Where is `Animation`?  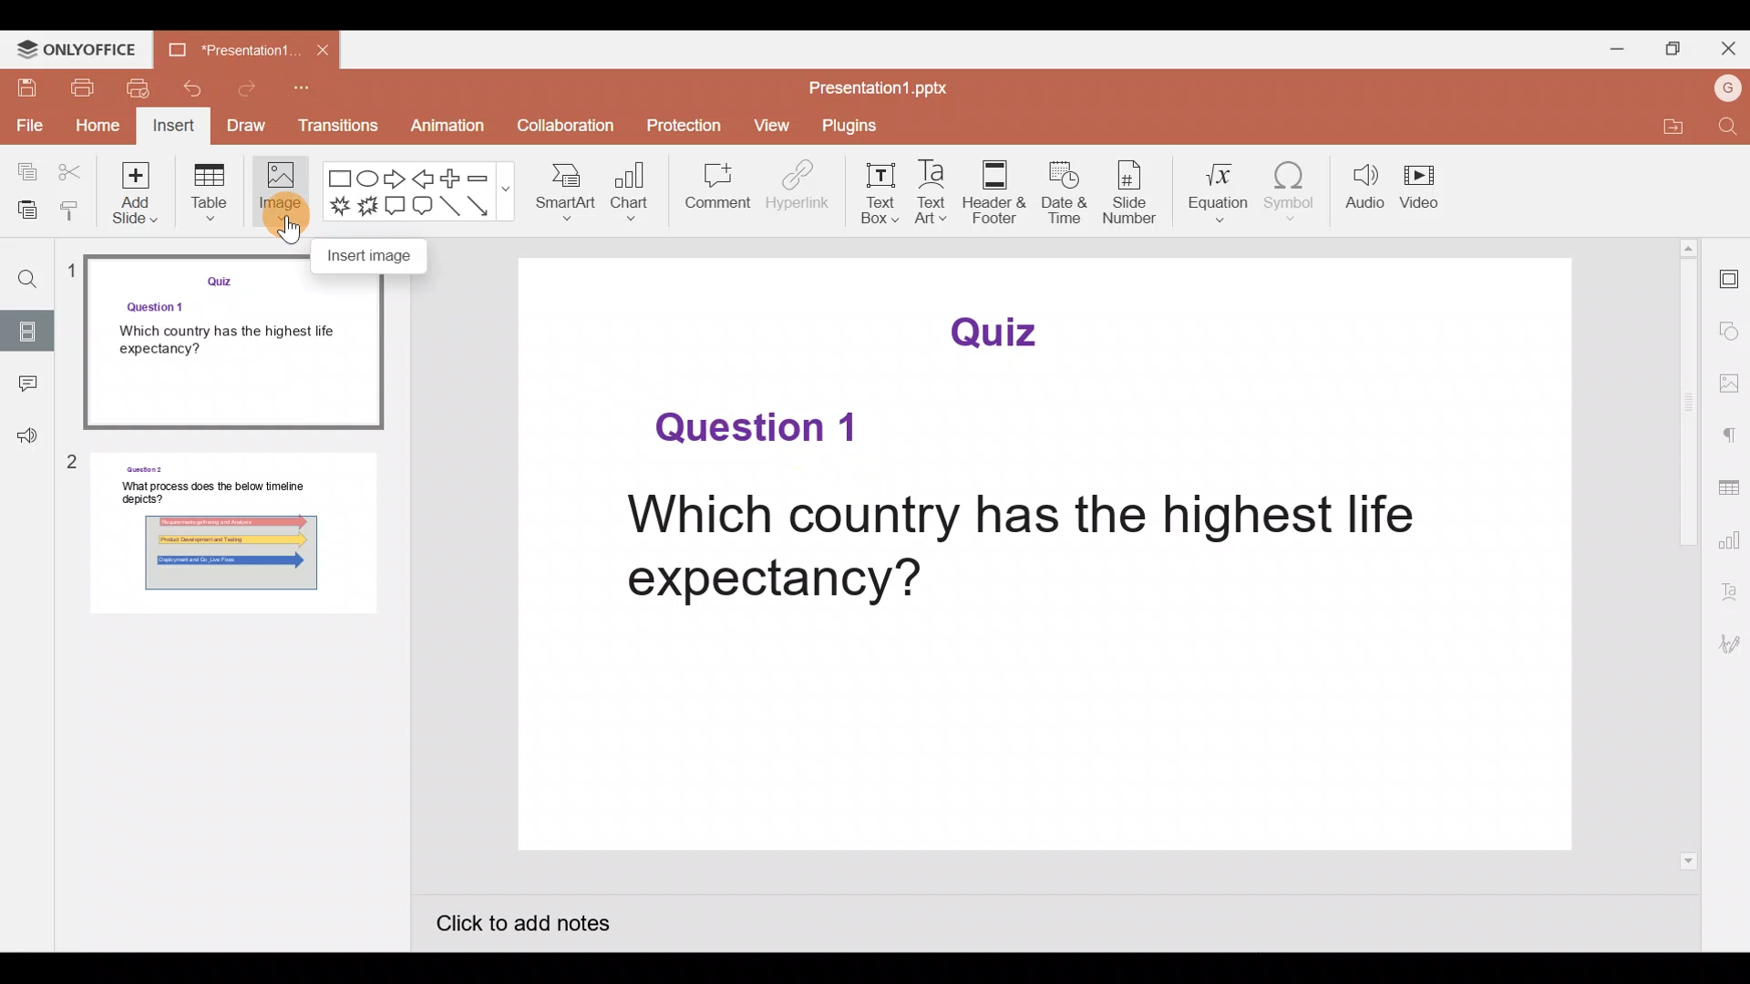 Animation is located at coordinates (438, 124).